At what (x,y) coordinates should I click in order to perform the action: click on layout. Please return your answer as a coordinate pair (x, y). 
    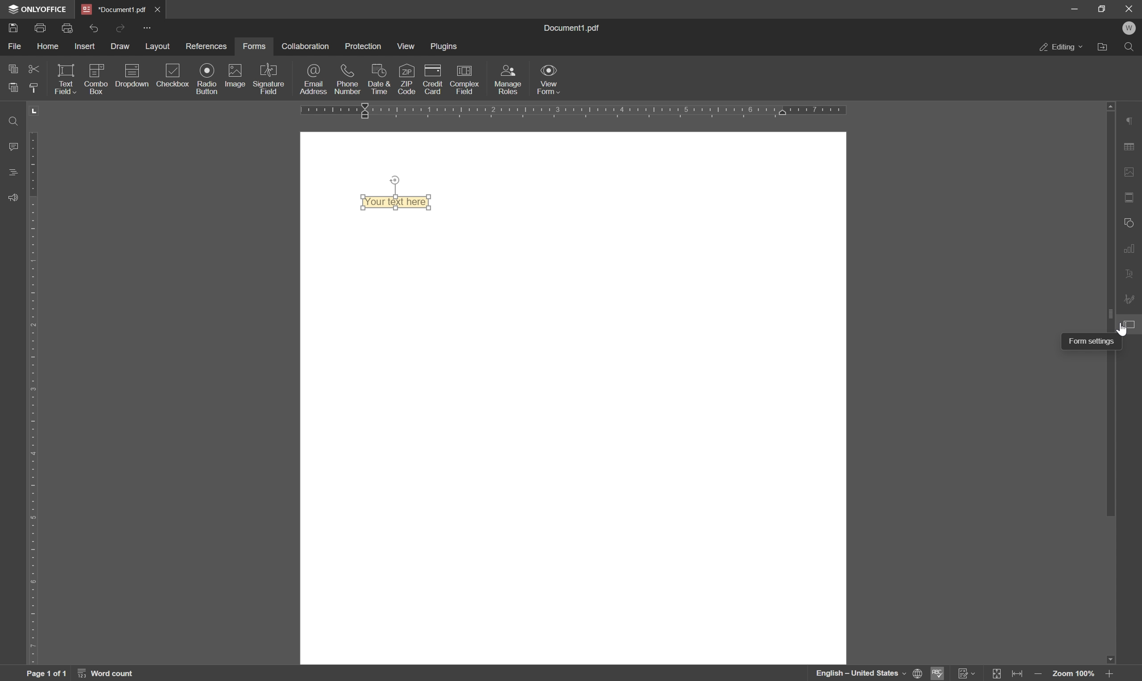
    Looking at the image, I should click on (156, 47).